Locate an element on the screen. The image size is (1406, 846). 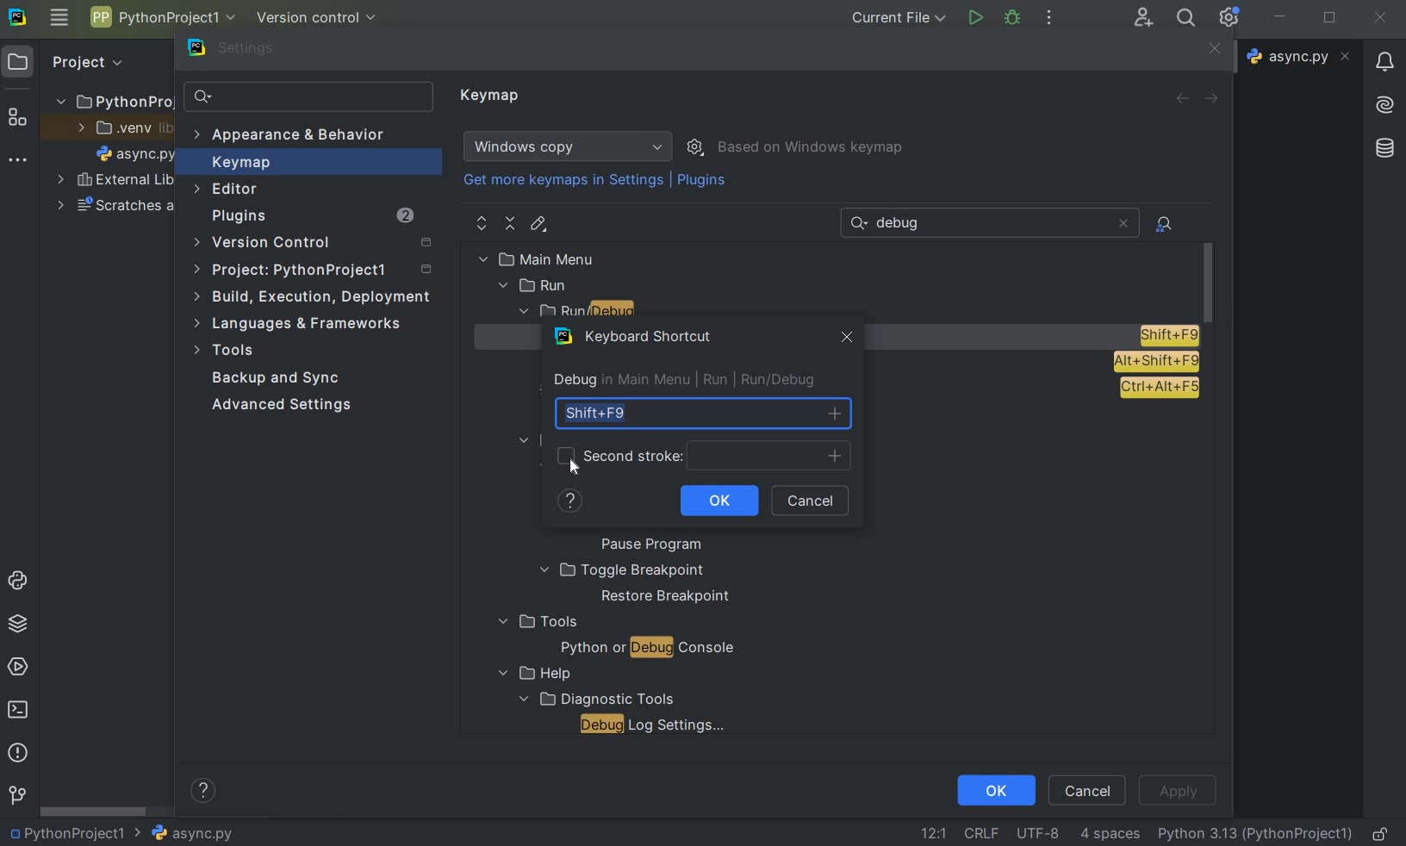
minimize is located at coordinates (1280, 16).